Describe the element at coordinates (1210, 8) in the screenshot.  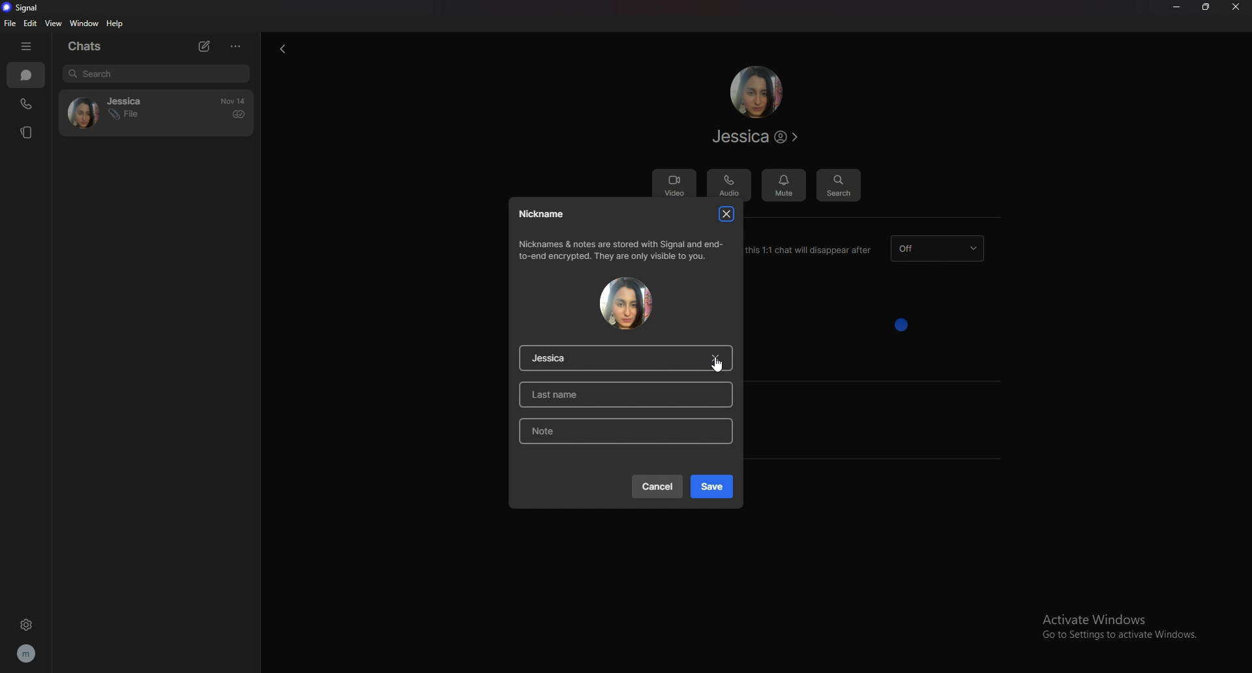
I see `resize` at that location.